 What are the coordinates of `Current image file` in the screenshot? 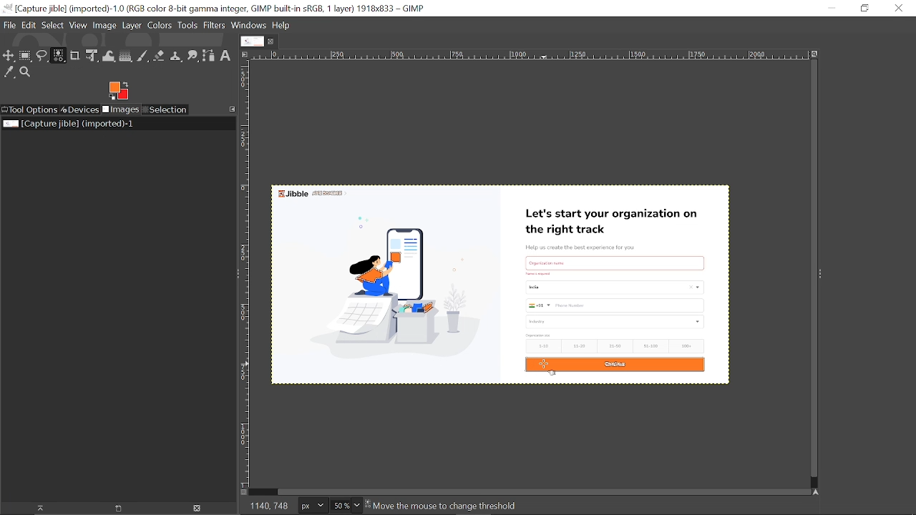 It's located at (69, 123).